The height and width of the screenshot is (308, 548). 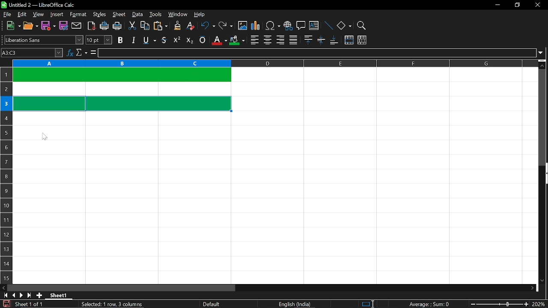 What do you see at coordinates (38, 15) in the screenshot?
I see `view` at bounding box center [38, 15].